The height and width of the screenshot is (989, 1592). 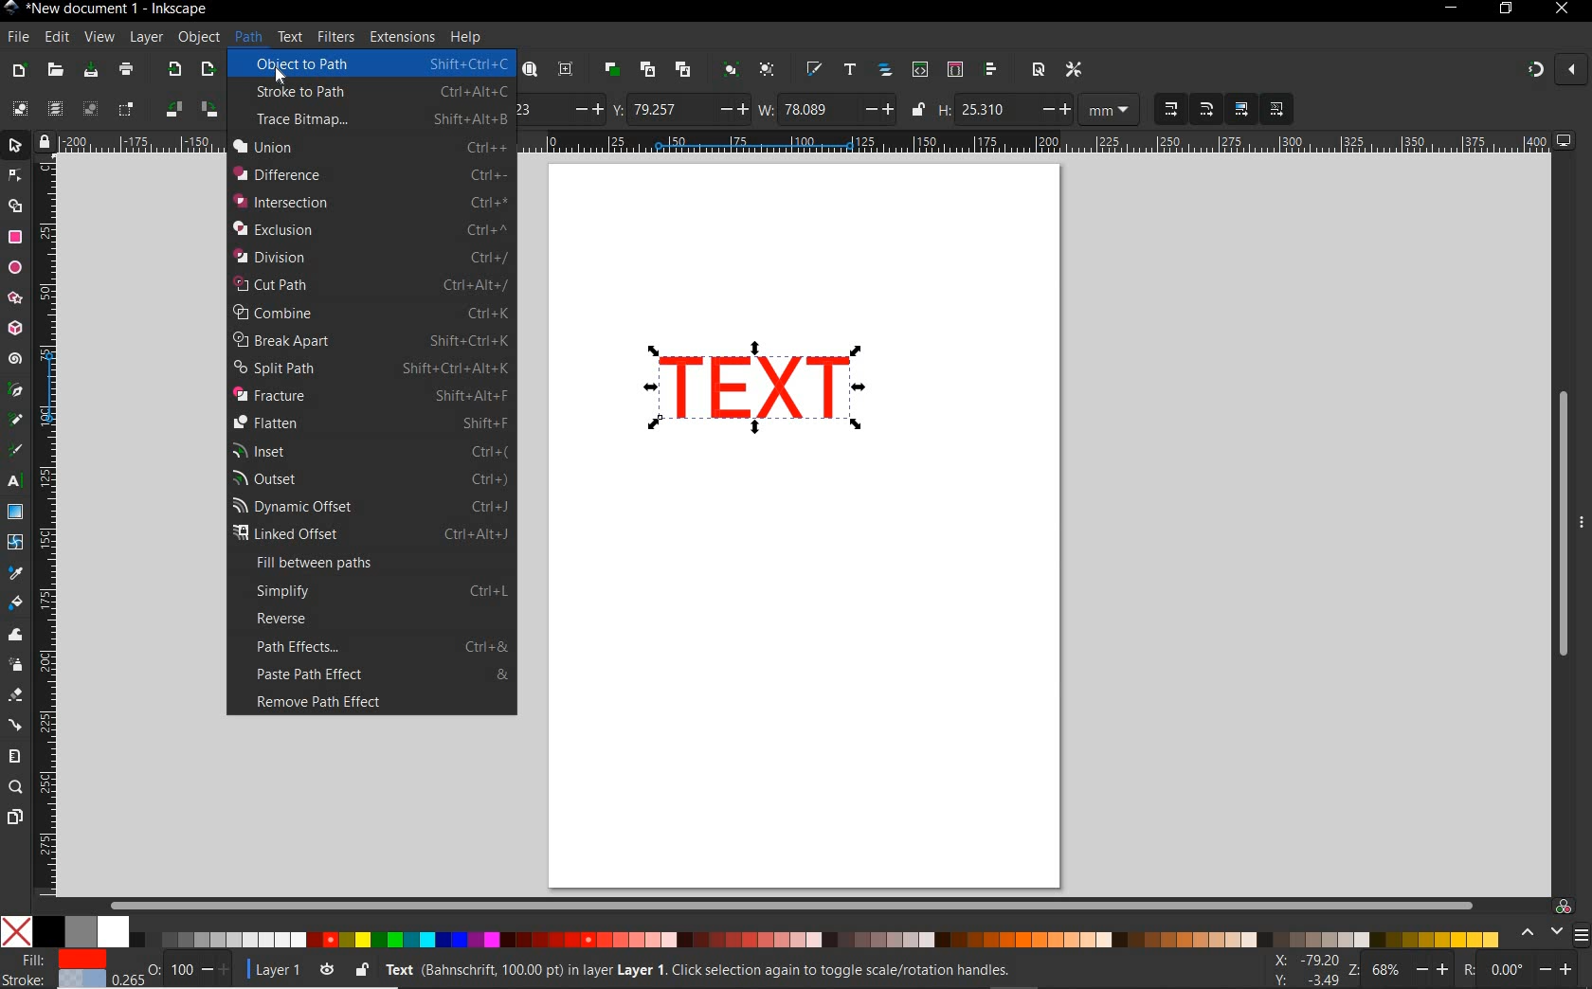 What do you see at coordinates (683, 71) in the screenshot?
I see `UNLINK CLONE` at bounding box center [683, 71].